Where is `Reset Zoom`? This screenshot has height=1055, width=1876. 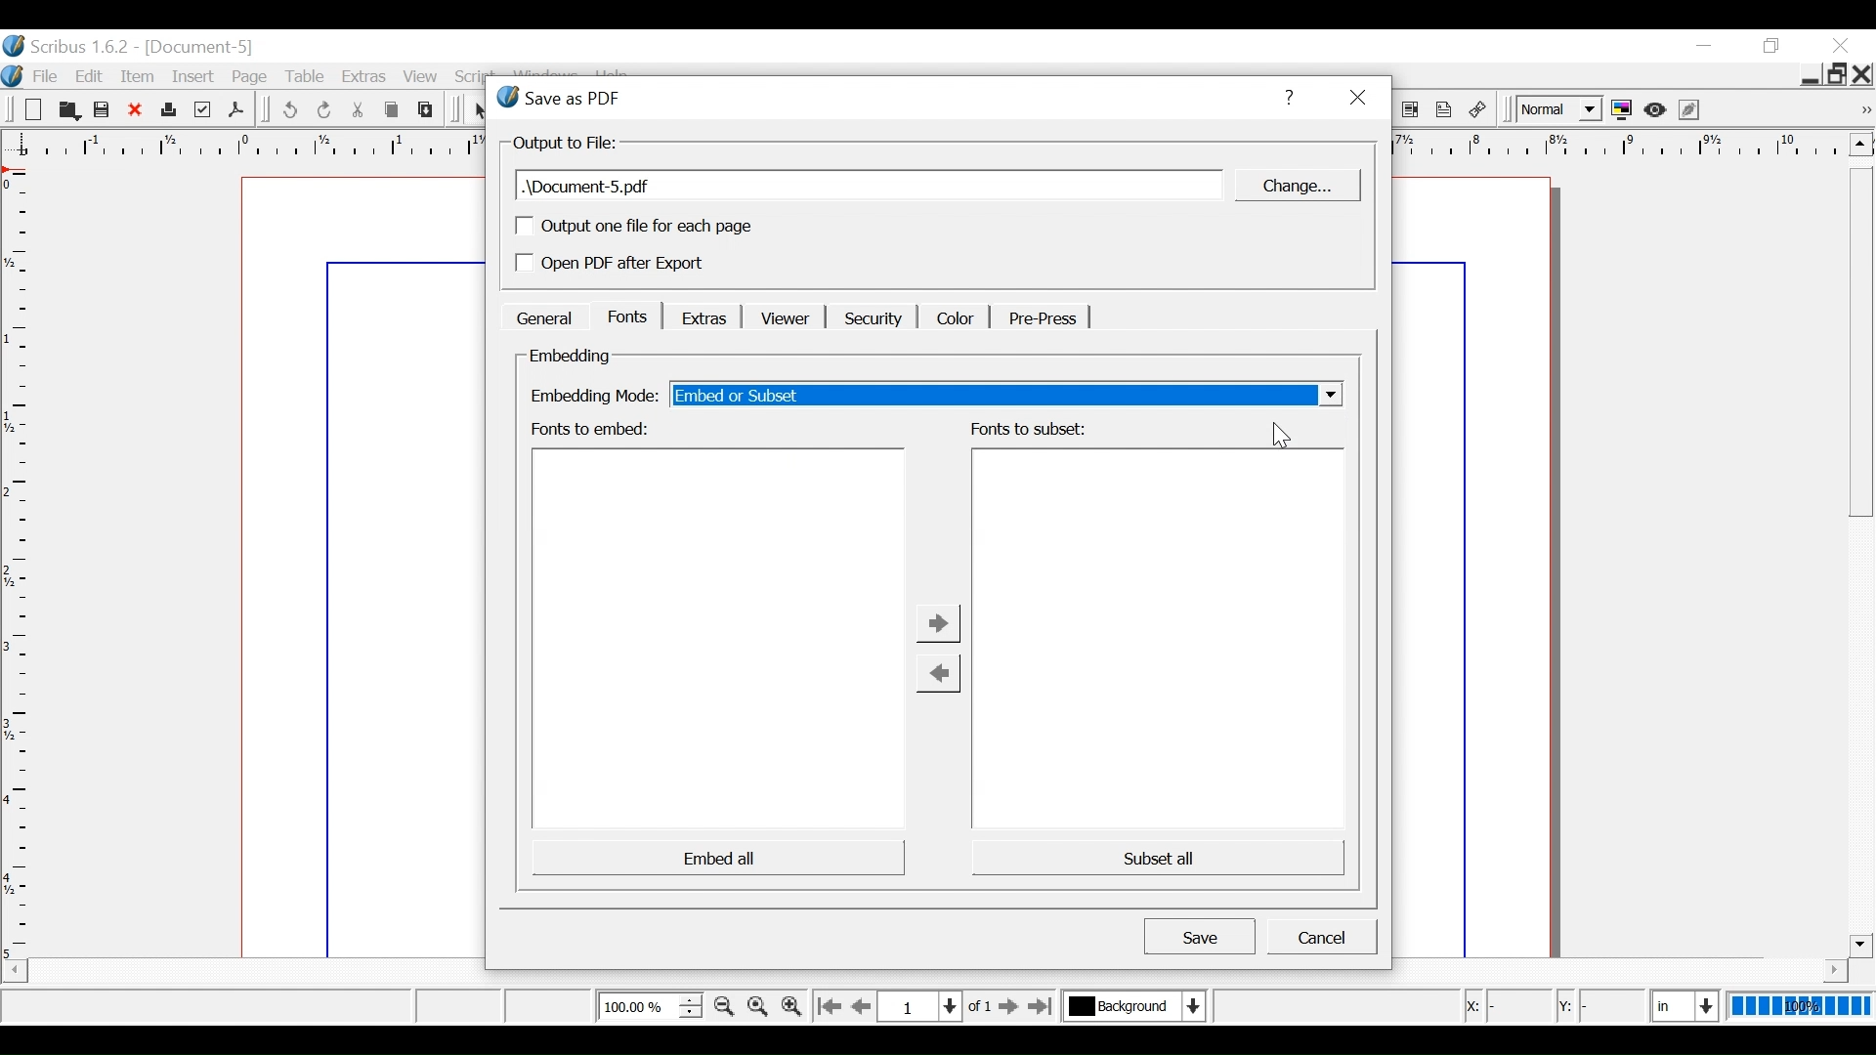 Reset Zoom is located at coordinates (759, 1005).